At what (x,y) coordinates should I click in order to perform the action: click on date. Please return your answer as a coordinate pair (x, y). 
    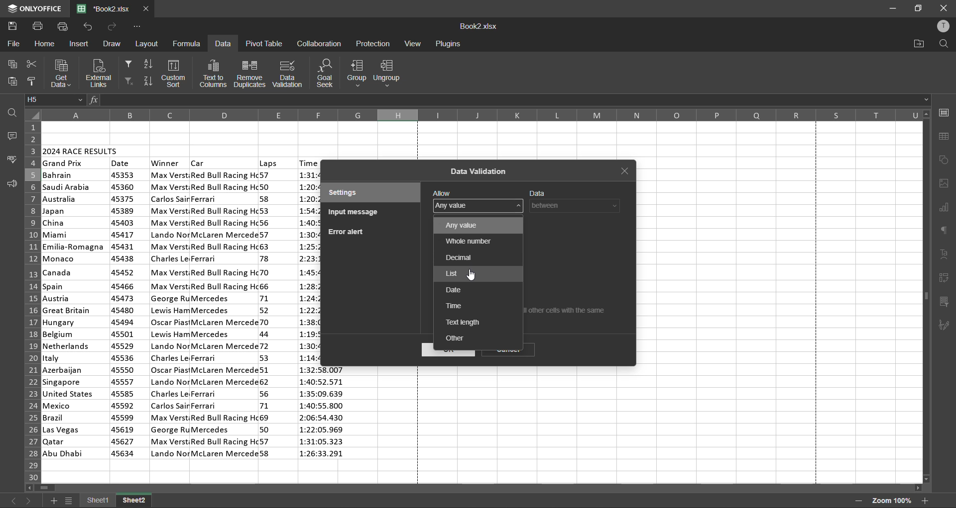
    Looking at the image, I should click on (453, 289).